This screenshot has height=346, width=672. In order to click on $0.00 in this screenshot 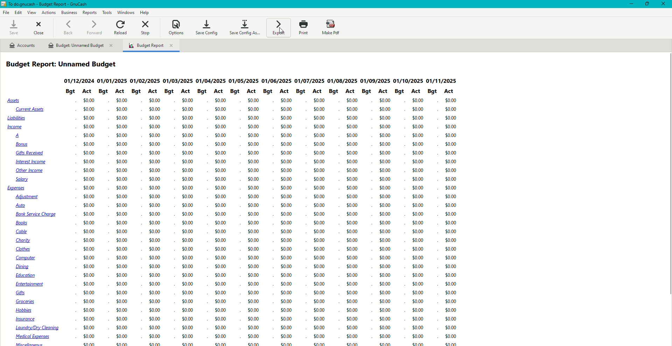, I will do `click(187, 242)`.